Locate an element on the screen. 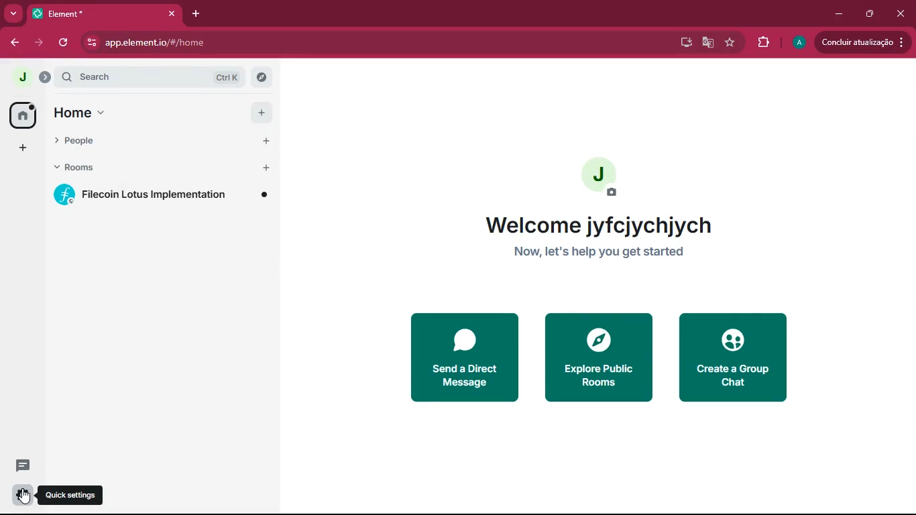  Cursor is located at coordinates (26, 497).